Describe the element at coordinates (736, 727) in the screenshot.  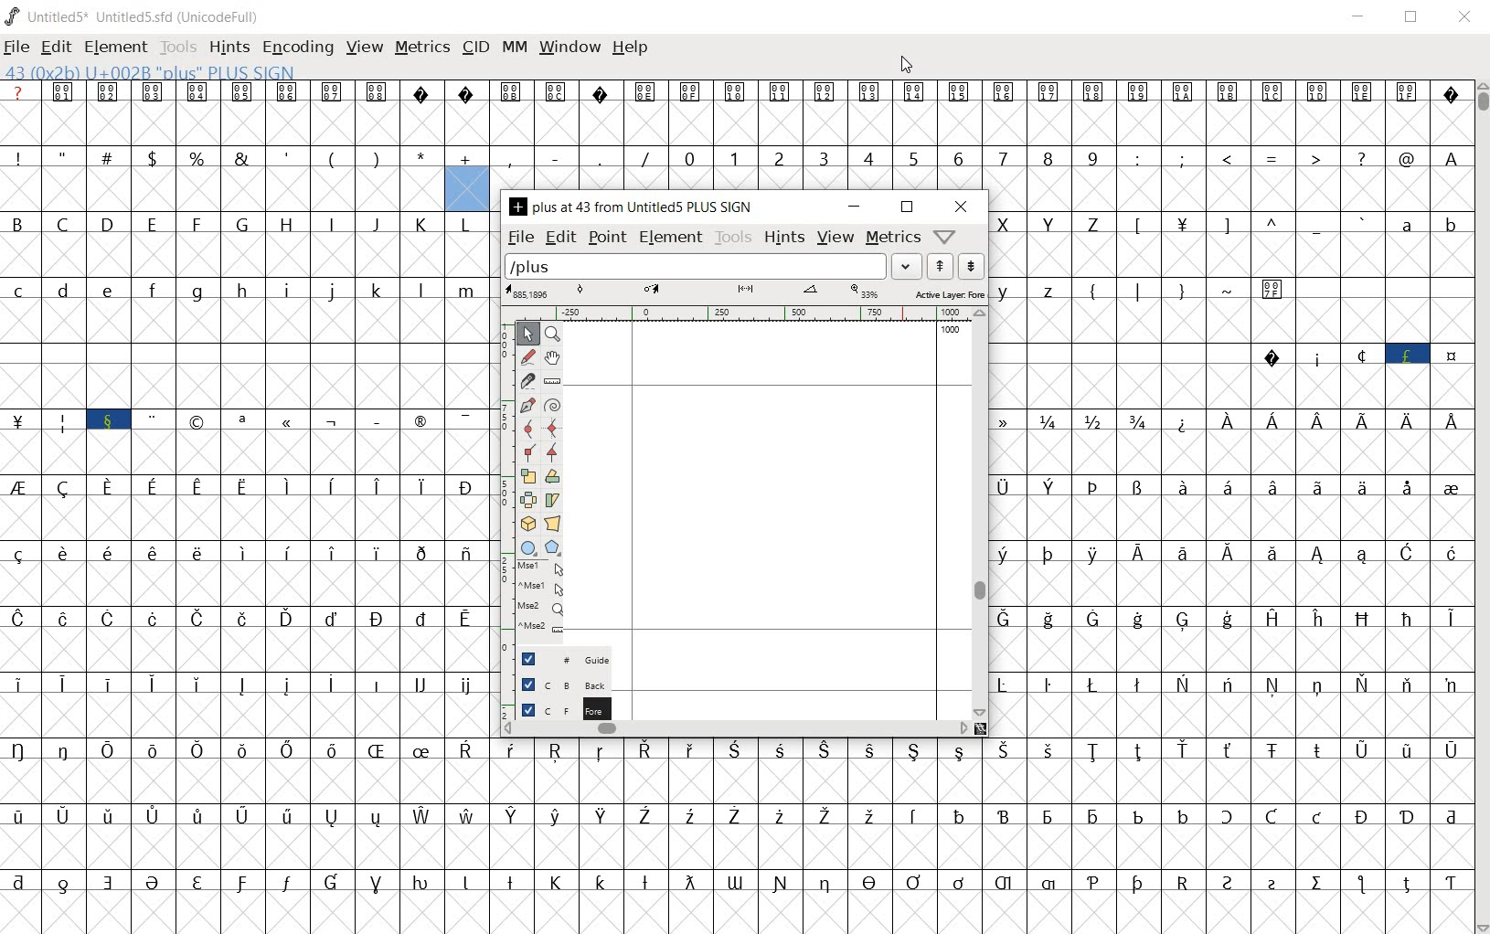
I see `scrollbar` at that location.